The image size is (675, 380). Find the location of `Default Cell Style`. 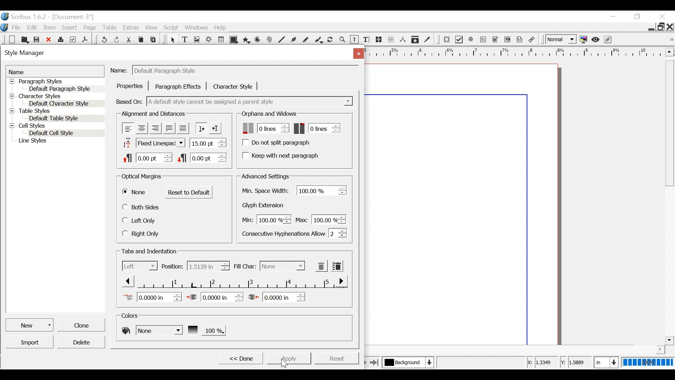

Default Cell Style is located at coordinates (66, 134).